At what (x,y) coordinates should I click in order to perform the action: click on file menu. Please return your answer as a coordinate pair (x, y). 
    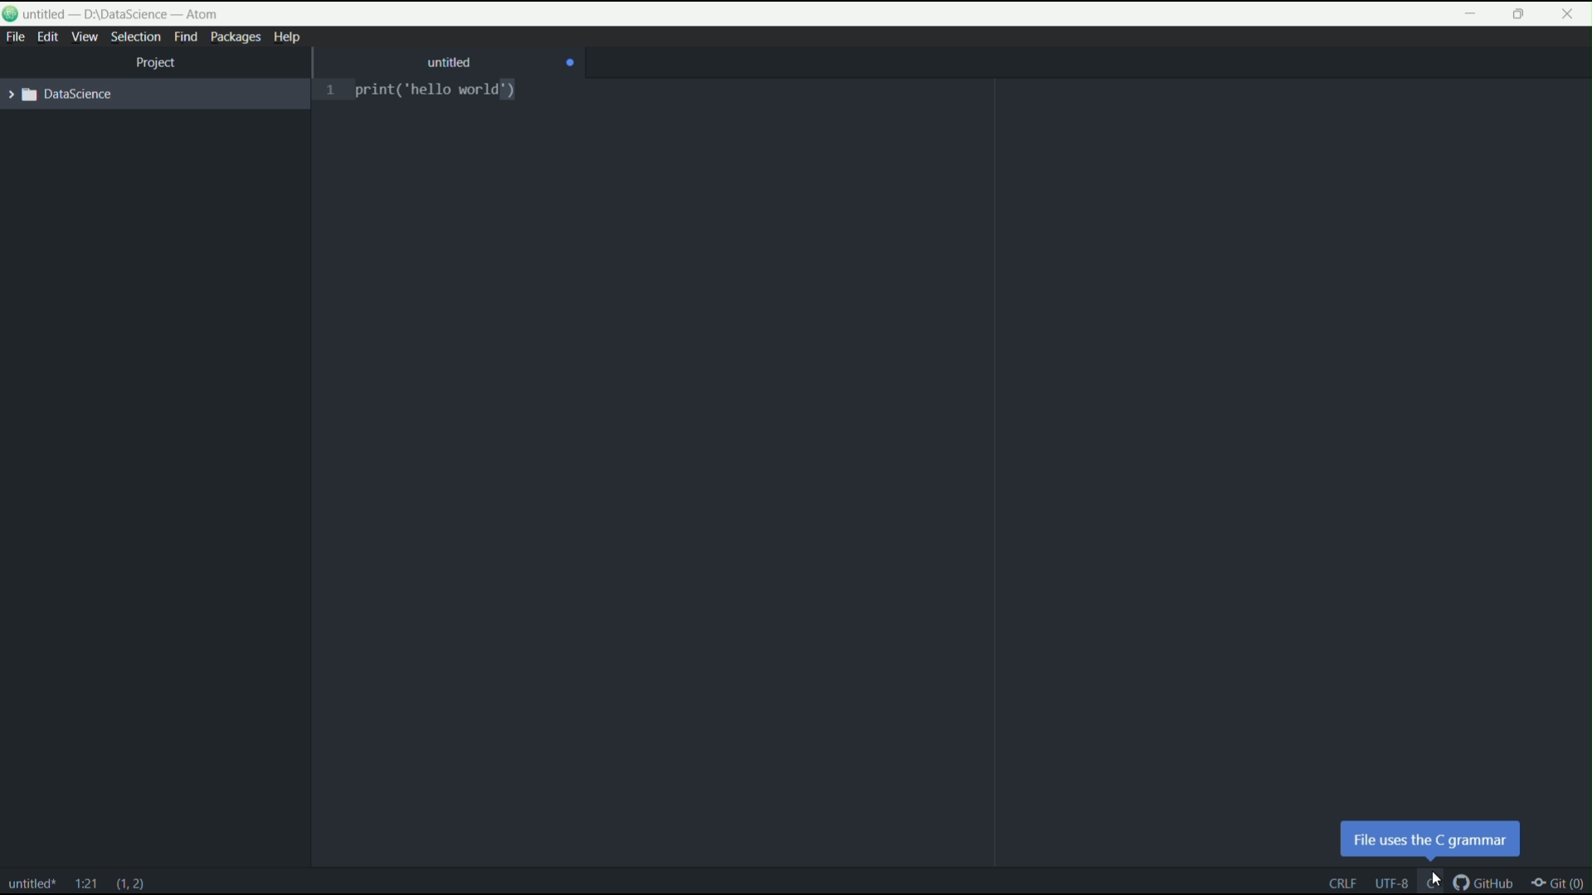
    Looking at the image, I should click on (15, 37).